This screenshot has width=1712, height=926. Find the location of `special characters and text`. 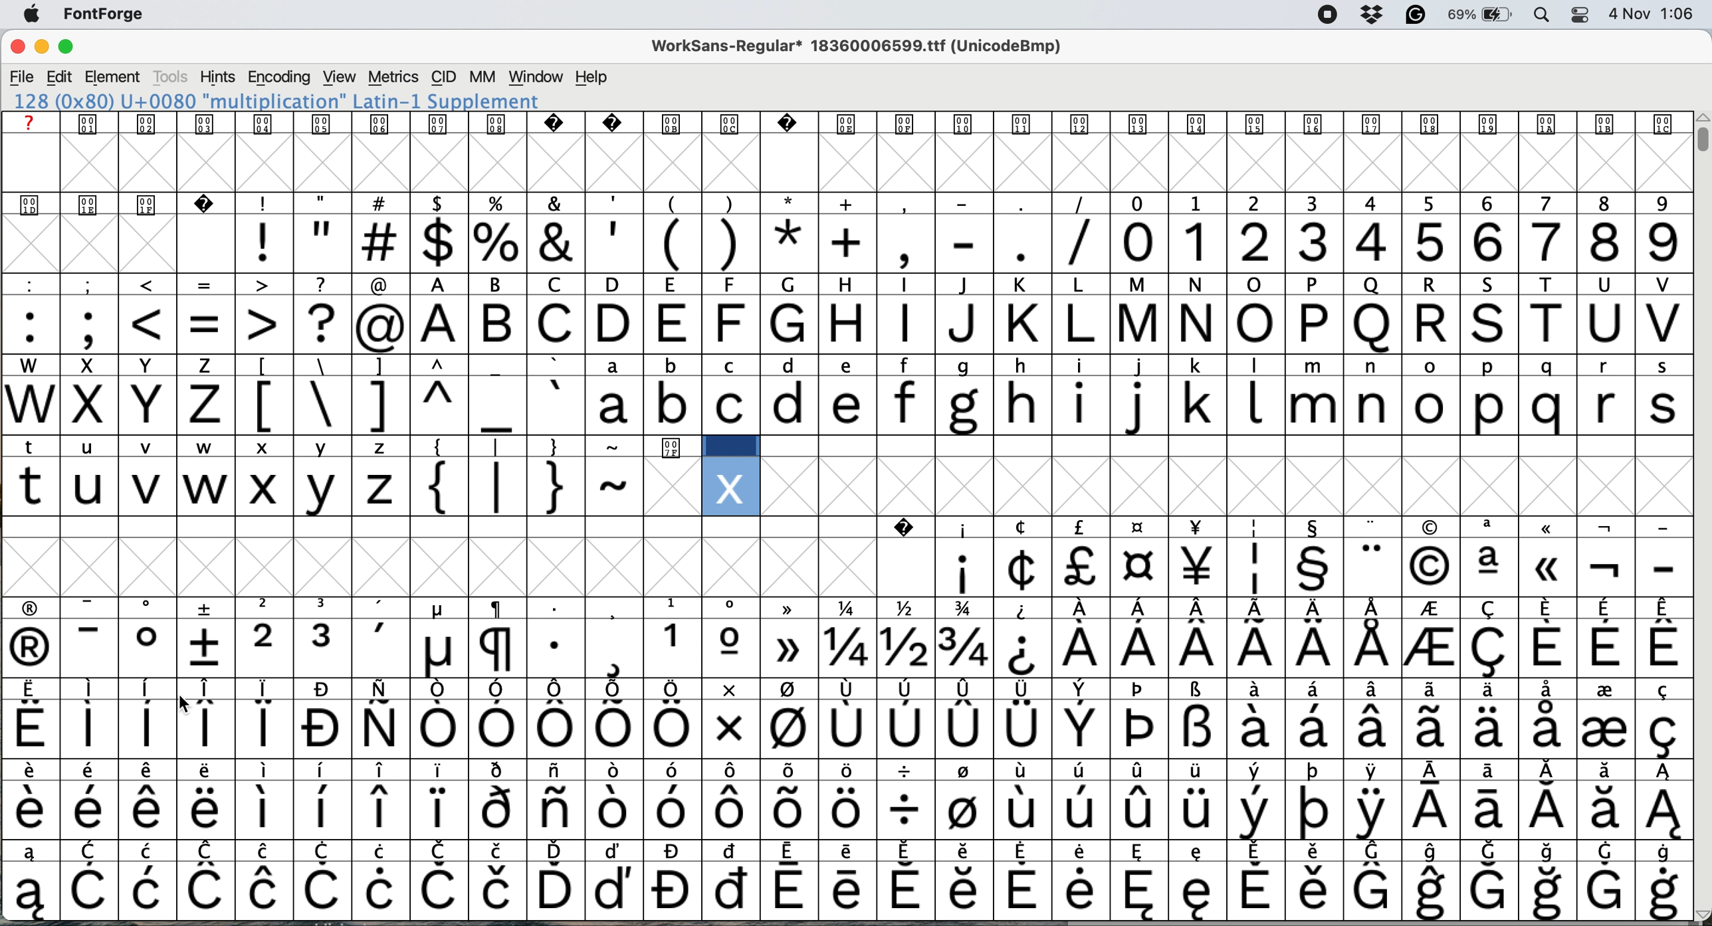

special characters and text is located at coordinates (852, 203).